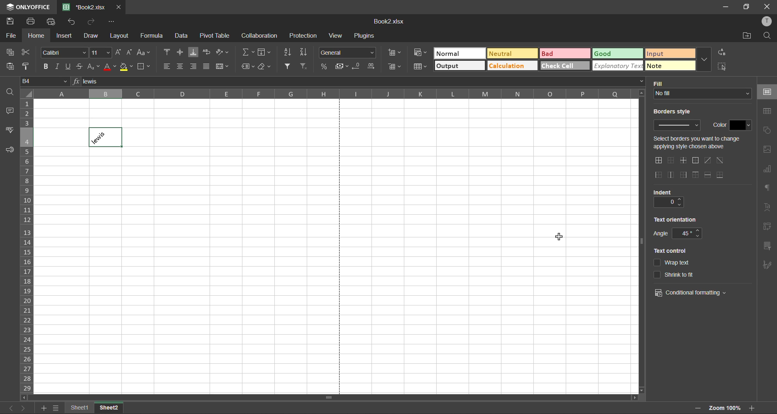  I want to click on filename, so click(84, 7).